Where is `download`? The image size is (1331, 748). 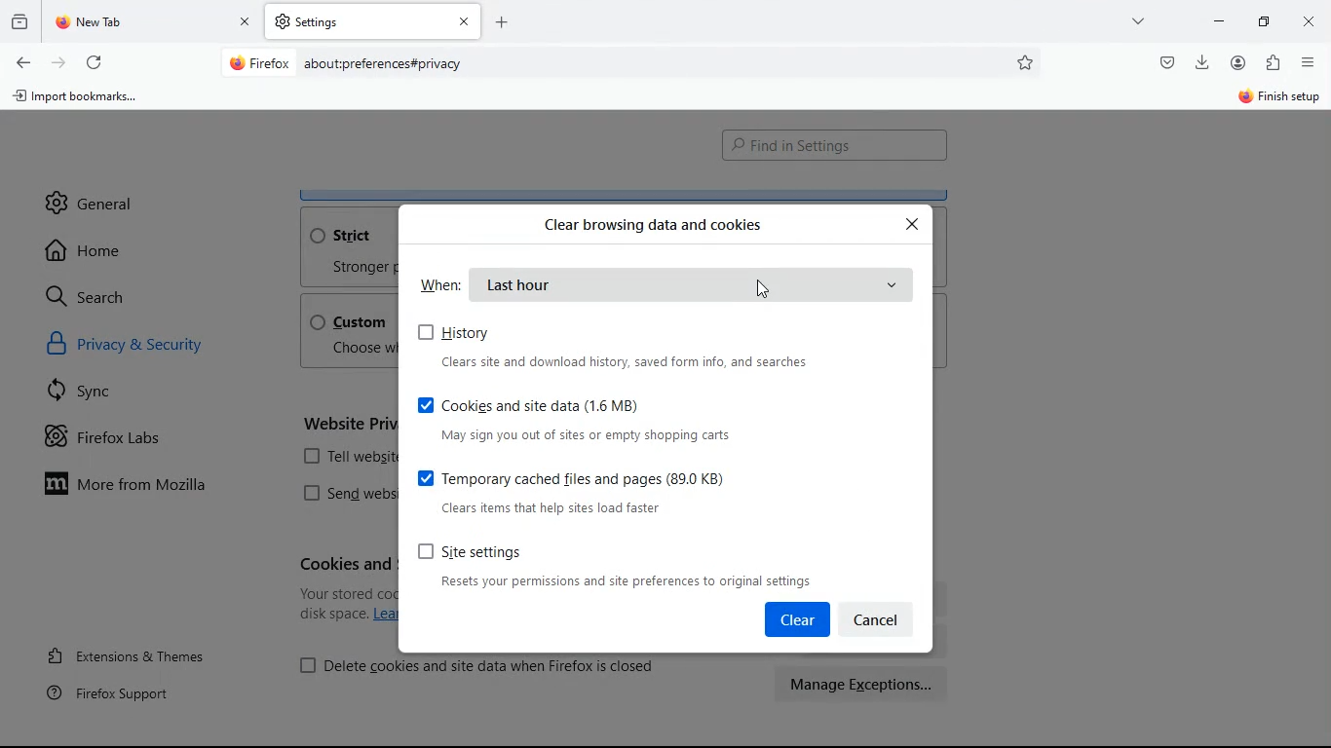 download is located at coordinates (1202, 60).